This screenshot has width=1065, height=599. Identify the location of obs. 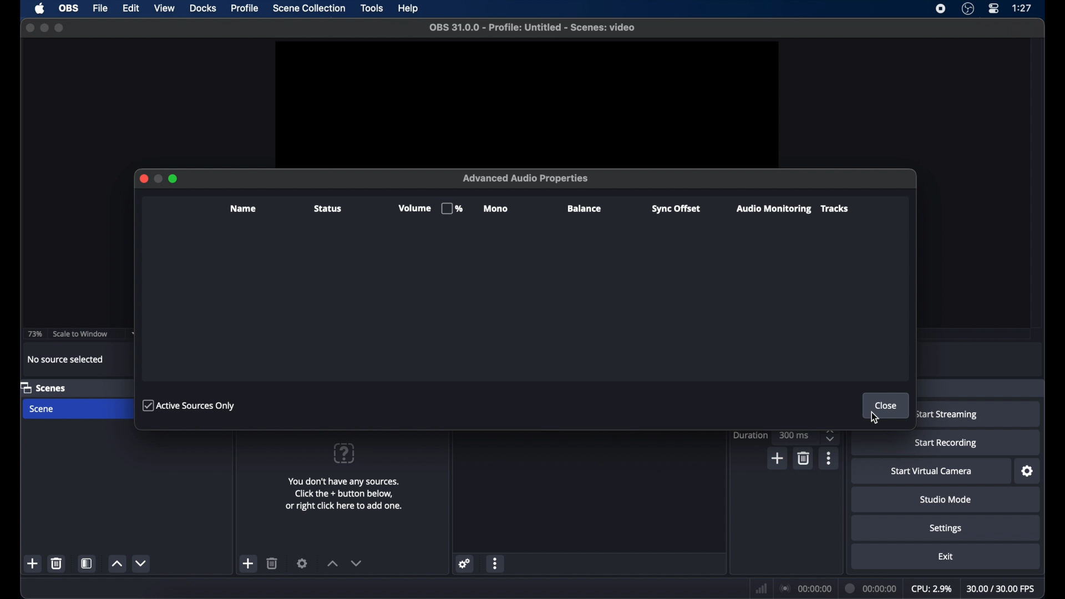
(69, 9).